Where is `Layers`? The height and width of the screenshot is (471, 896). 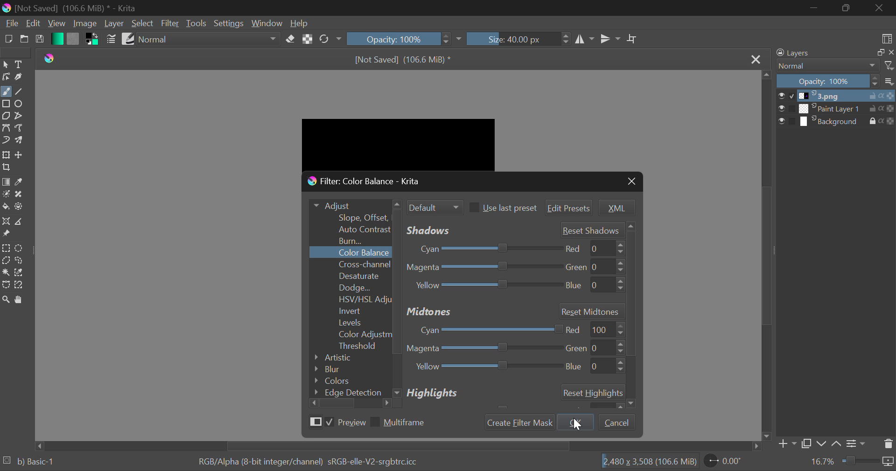 Layers is located at coordinates (822, 53).